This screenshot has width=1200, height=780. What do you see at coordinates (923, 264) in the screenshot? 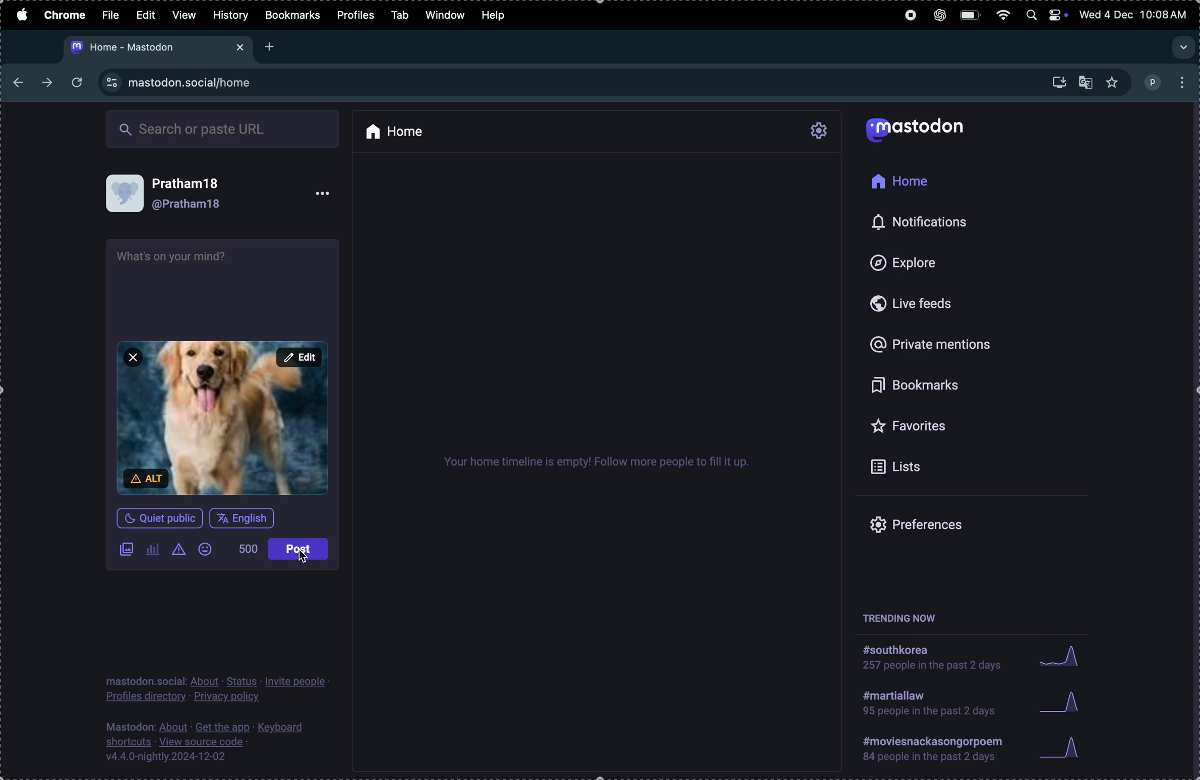
I see `Explore` at bounding box center [923, 264].